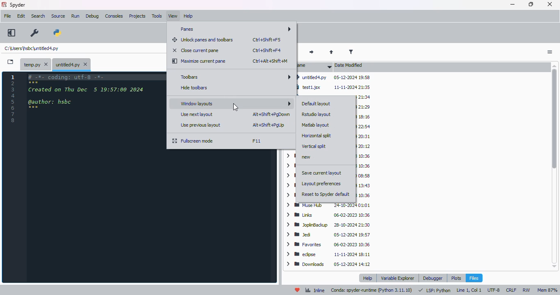 This screenshot has height=295, width=560. Describe the element at coordinates (269, 125) in the screenshot. I see `shortcut for use previous layout` at that location.